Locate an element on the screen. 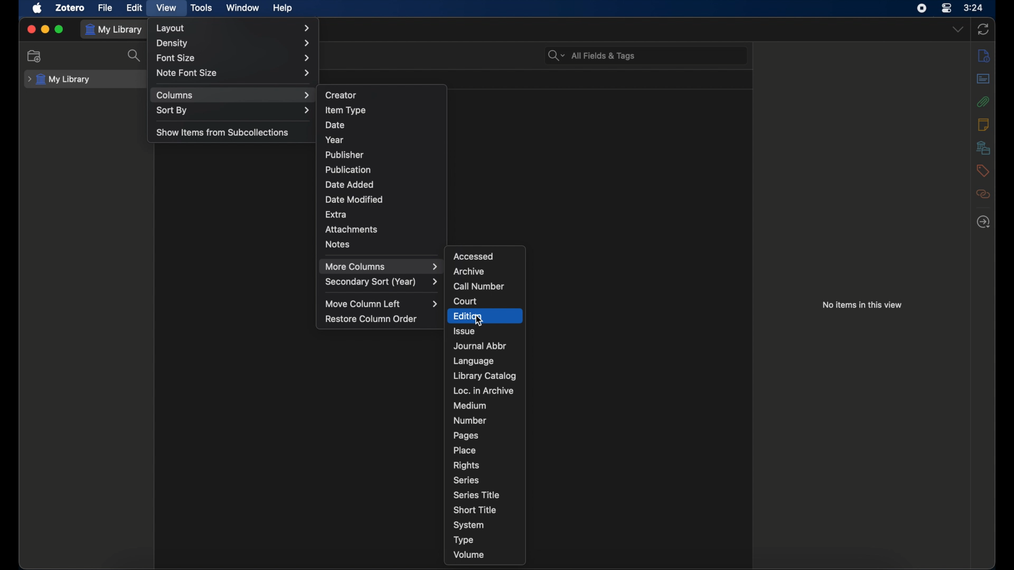 This screenshot has height=570, width=1014. number is located at coordinates (470, 420).